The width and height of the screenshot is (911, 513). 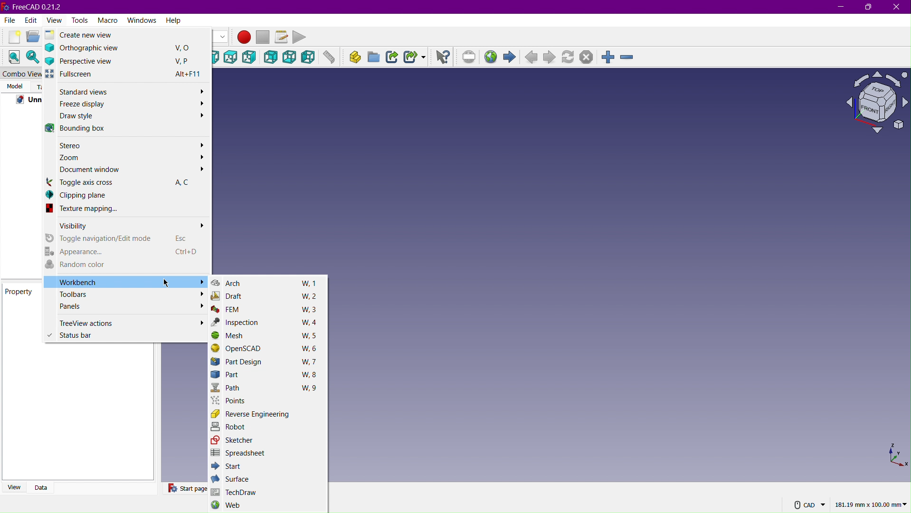 I want to click on Standard views, so click(x=126, y=92).